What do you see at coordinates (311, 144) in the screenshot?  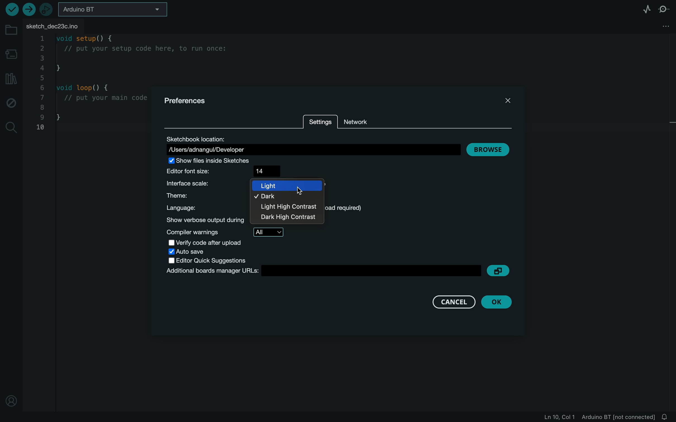 I see `location` at bounding box center [311, 144].